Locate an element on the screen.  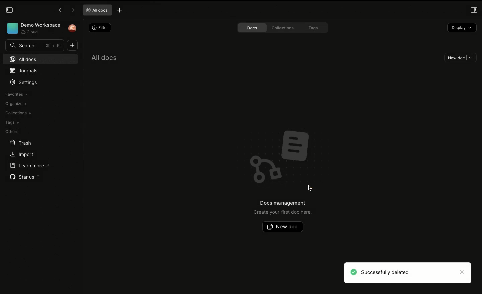
All docs is located at coordinates (95, 10).